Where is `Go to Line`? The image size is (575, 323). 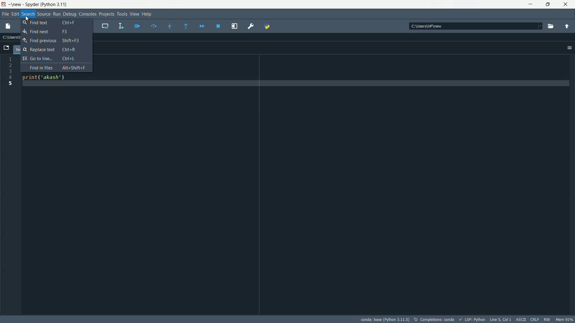 Go to Line is located at coordinates (56, 58).